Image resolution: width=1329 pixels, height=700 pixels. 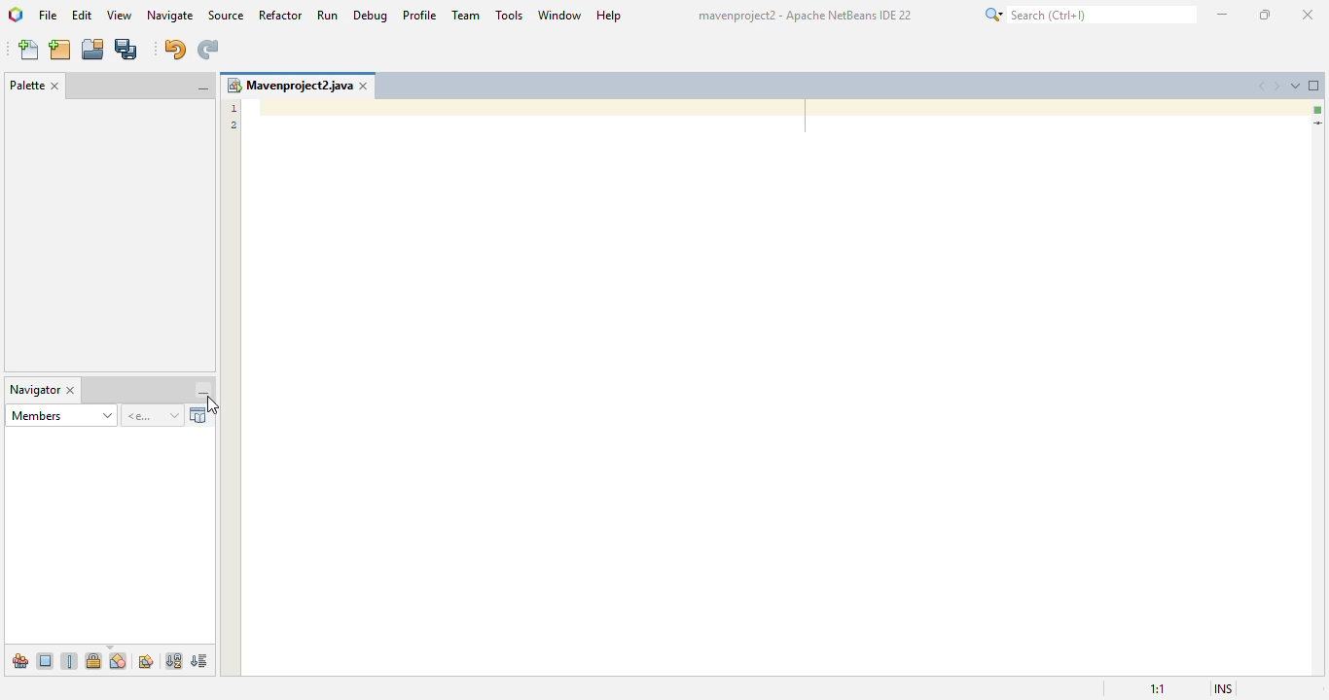 What do you see at coordinates (60, 50) in the screenshot?
I see `new project` at bounding box center [60, 50].